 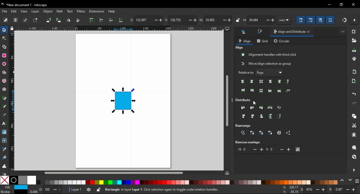 I want to click on show, so click(x=343, y=31).